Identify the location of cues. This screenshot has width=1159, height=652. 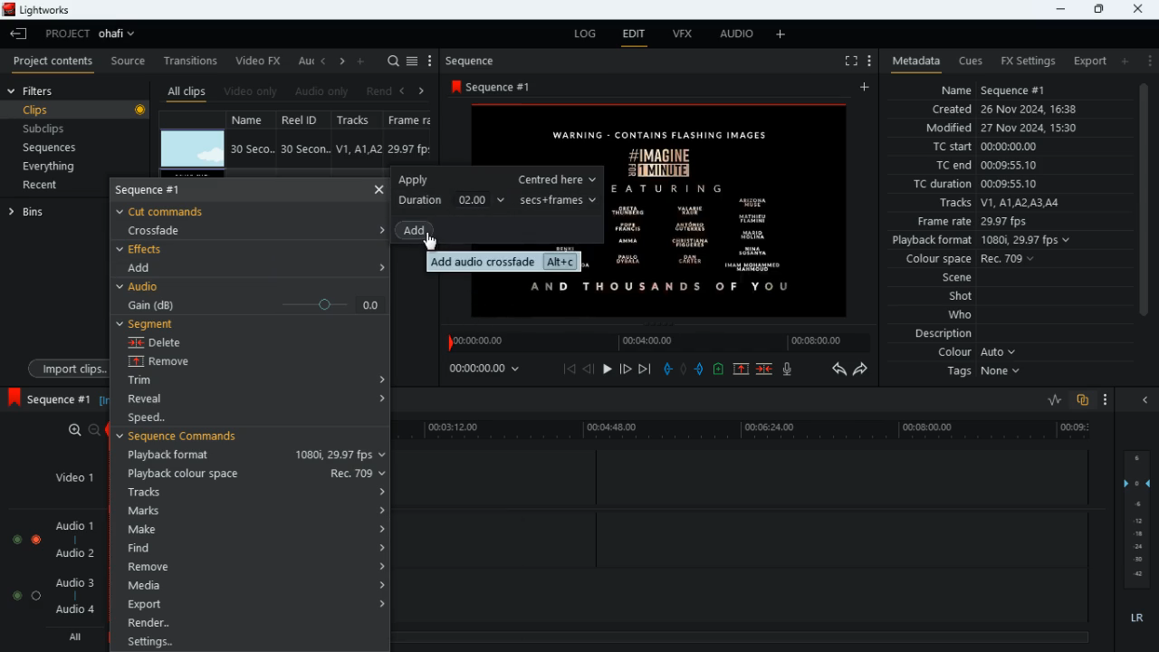
(971, 61).